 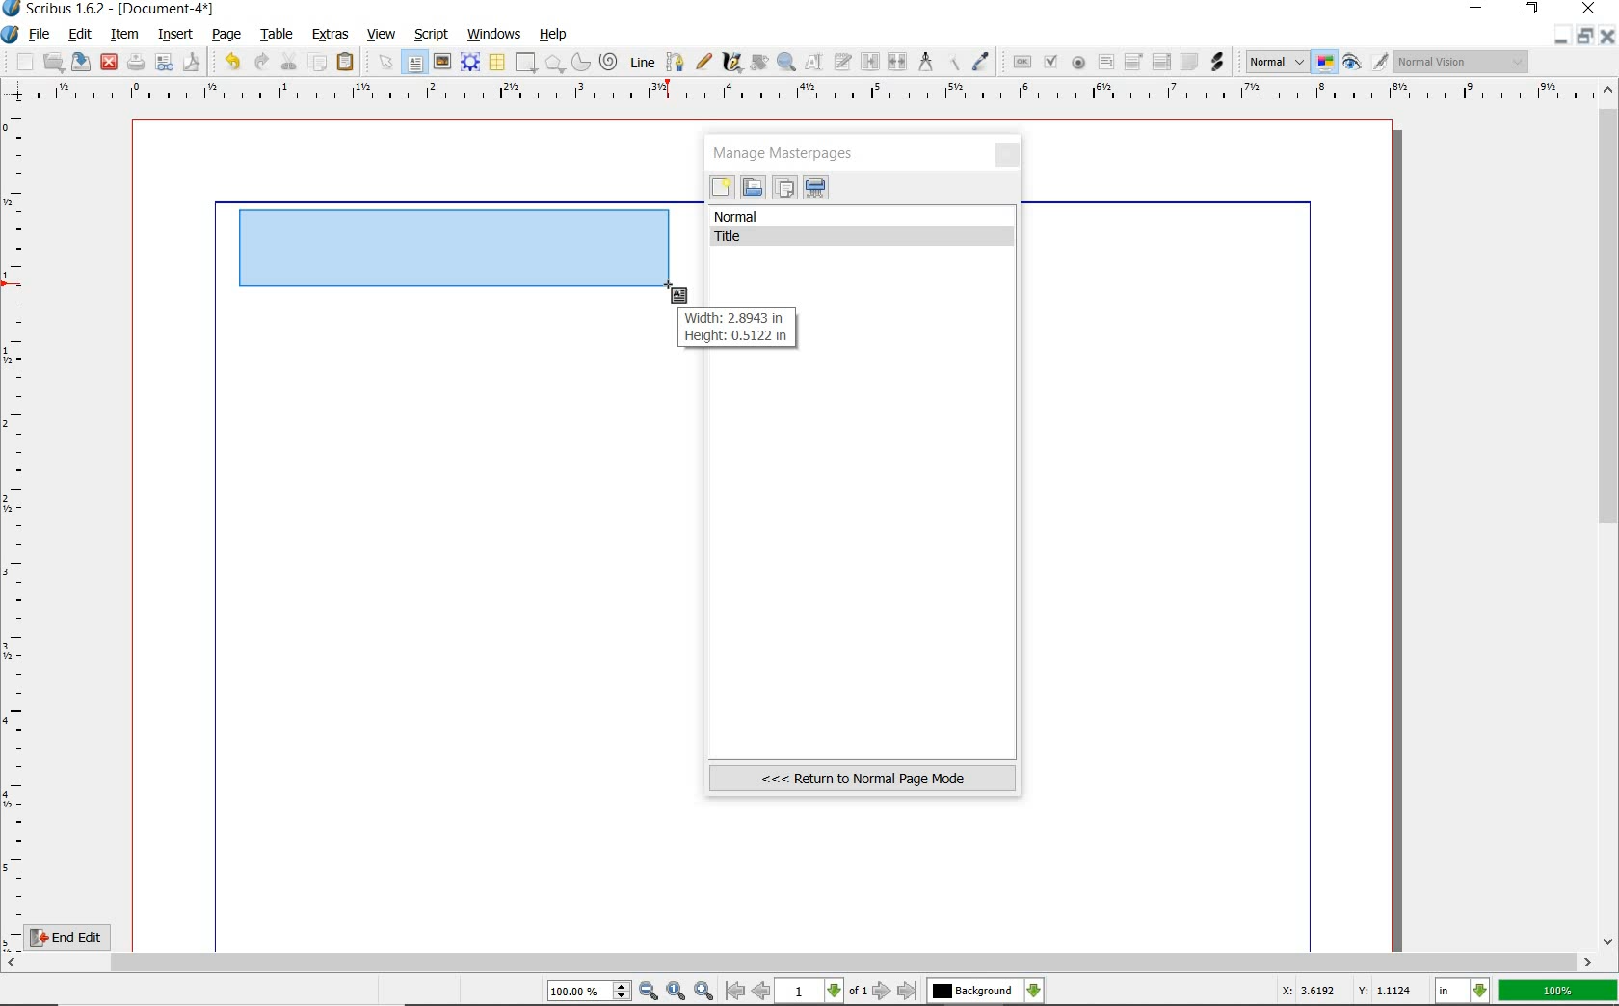 I want to click on save as pdf, so click(x=190, y=62).